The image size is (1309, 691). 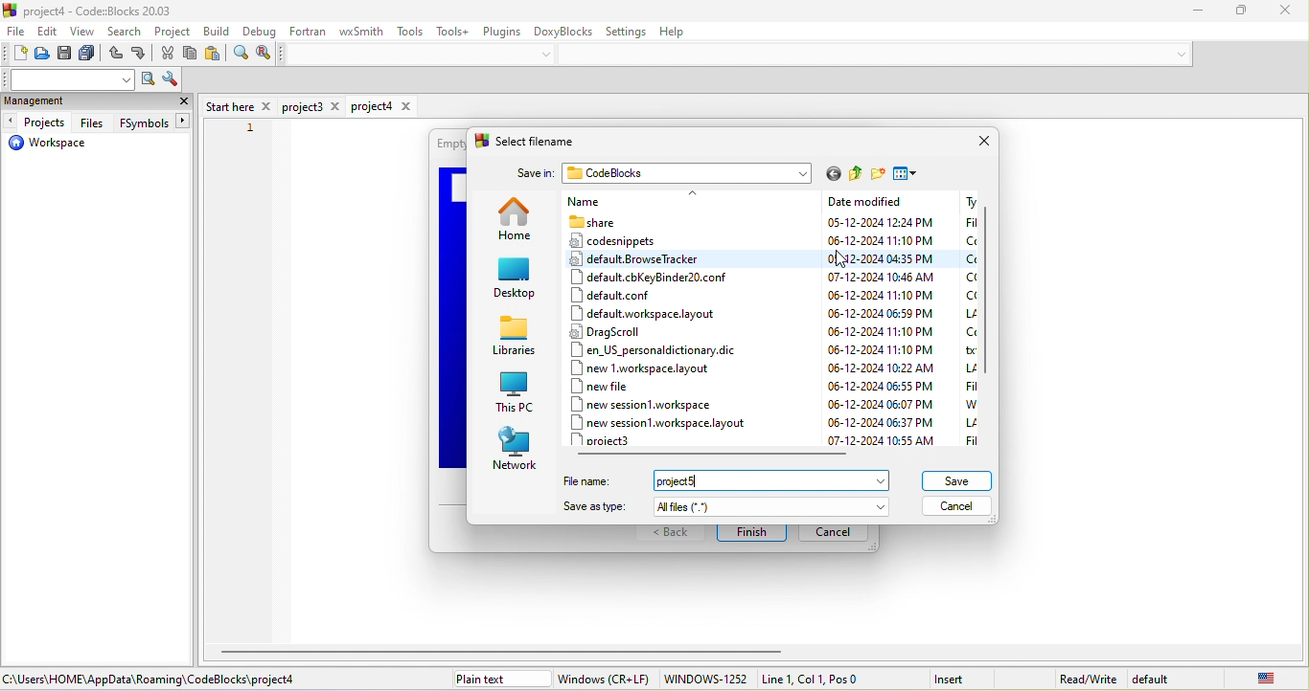 I want to click on default, so click(x=1158, y=678).